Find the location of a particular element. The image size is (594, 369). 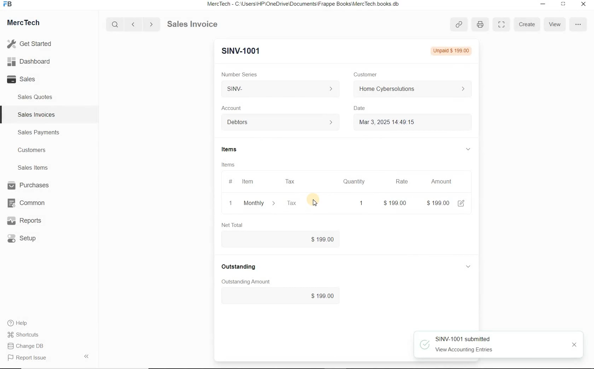

# is located at coordinates (229, 181).